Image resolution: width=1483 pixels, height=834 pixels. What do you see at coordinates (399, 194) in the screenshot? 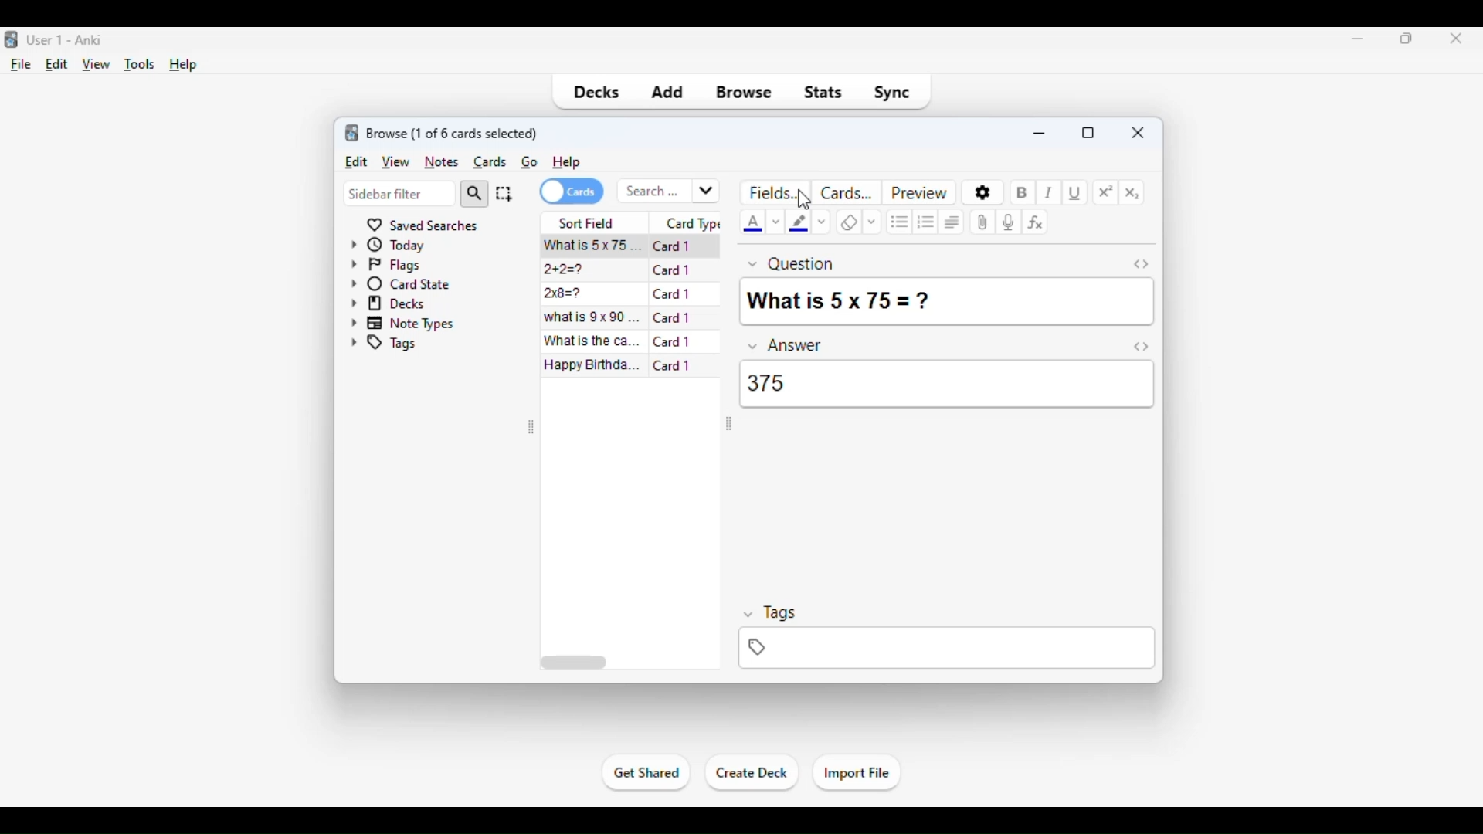
I see `sidebar filter` at bounding box center [399, 194].